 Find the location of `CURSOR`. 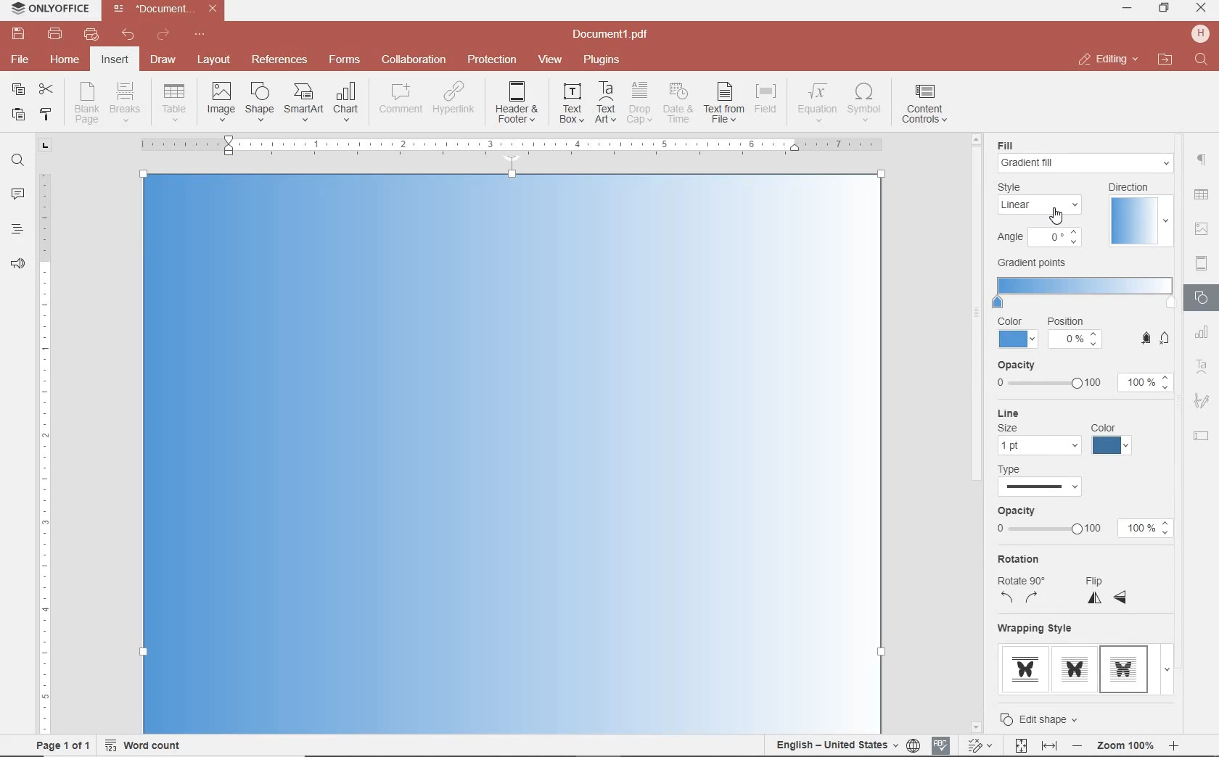

CURSOR is located at coordinates (1060, 214).